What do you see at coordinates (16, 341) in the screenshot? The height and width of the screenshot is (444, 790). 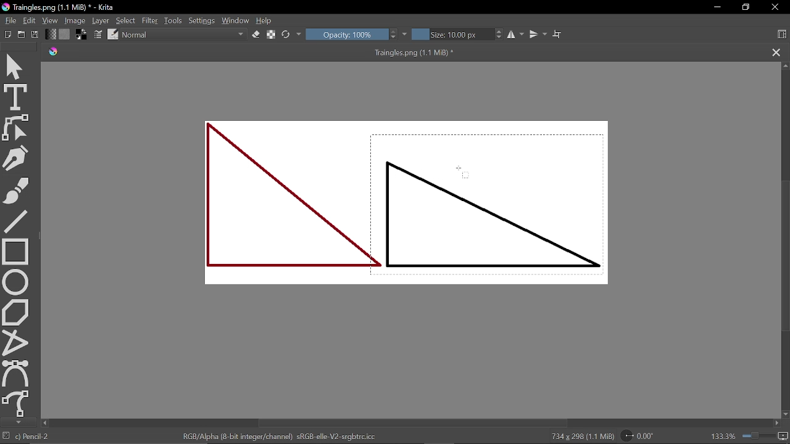 I see `Polyline tool` at bounding box center [16, 341].